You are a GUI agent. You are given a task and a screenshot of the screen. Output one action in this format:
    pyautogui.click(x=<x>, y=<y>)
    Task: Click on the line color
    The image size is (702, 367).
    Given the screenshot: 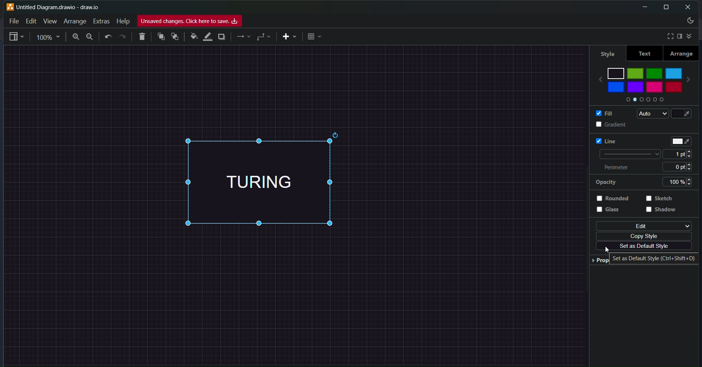 What is the action you would take?
    pyautogui.click(x=207, y=36)
    